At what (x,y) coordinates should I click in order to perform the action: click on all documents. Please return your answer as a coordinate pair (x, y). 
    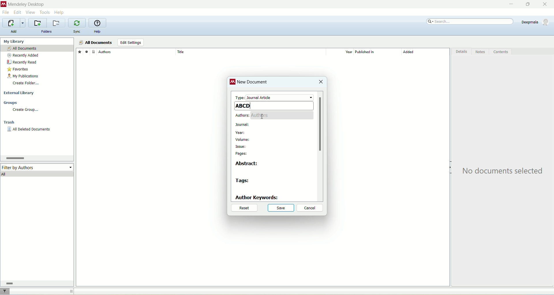
    Looking at the image, I should click on (37, 48).